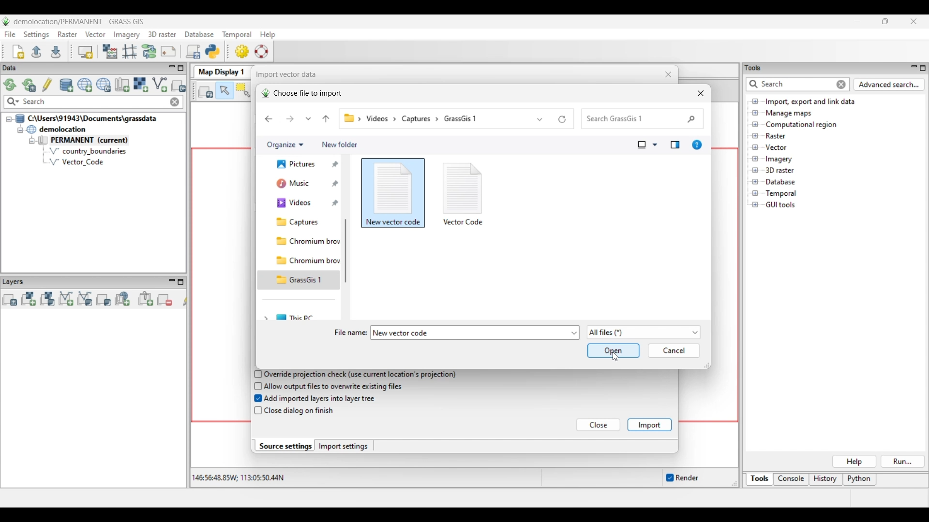 Image resolution: width=929 pixels, height=522 pixels. I want to click on Allow edits outside of the current mapset, so click(47, 85).